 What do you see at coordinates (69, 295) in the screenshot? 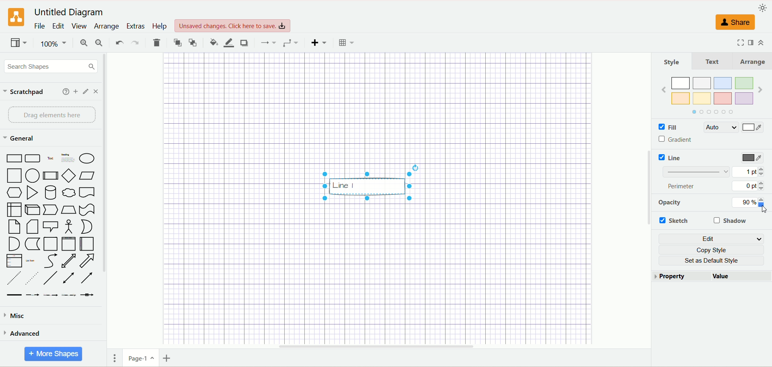
I see `Connector with 3 labels` at bounding box center [69, 295].